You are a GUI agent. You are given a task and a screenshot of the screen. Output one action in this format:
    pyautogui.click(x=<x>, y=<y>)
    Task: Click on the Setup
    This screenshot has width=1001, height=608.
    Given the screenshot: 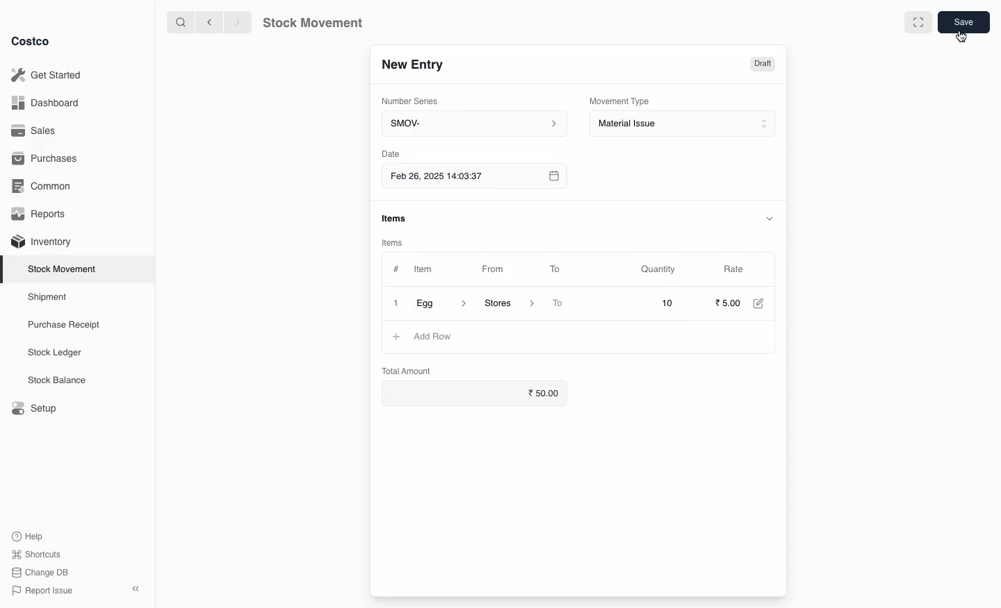 What is the action you would take?
    pyautogui.click(x=33, y=407)
    